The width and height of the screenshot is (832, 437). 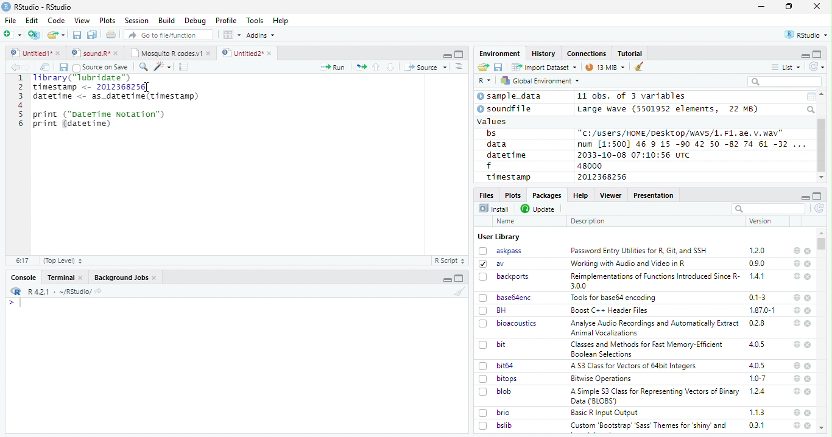 I want to click on 1.2.0, so click(x=758, y=250).